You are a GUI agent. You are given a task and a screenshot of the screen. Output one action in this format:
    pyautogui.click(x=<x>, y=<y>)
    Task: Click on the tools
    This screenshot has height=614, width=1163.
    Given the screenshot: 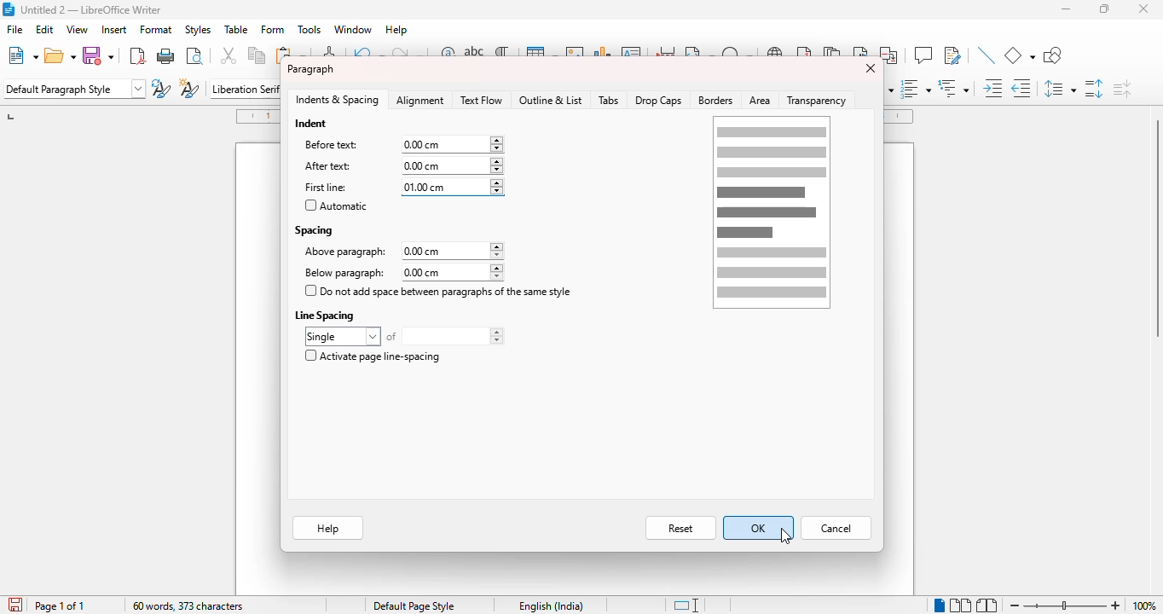 What is the action you would take?
    pyautogui.click(x=309, y=30)
    